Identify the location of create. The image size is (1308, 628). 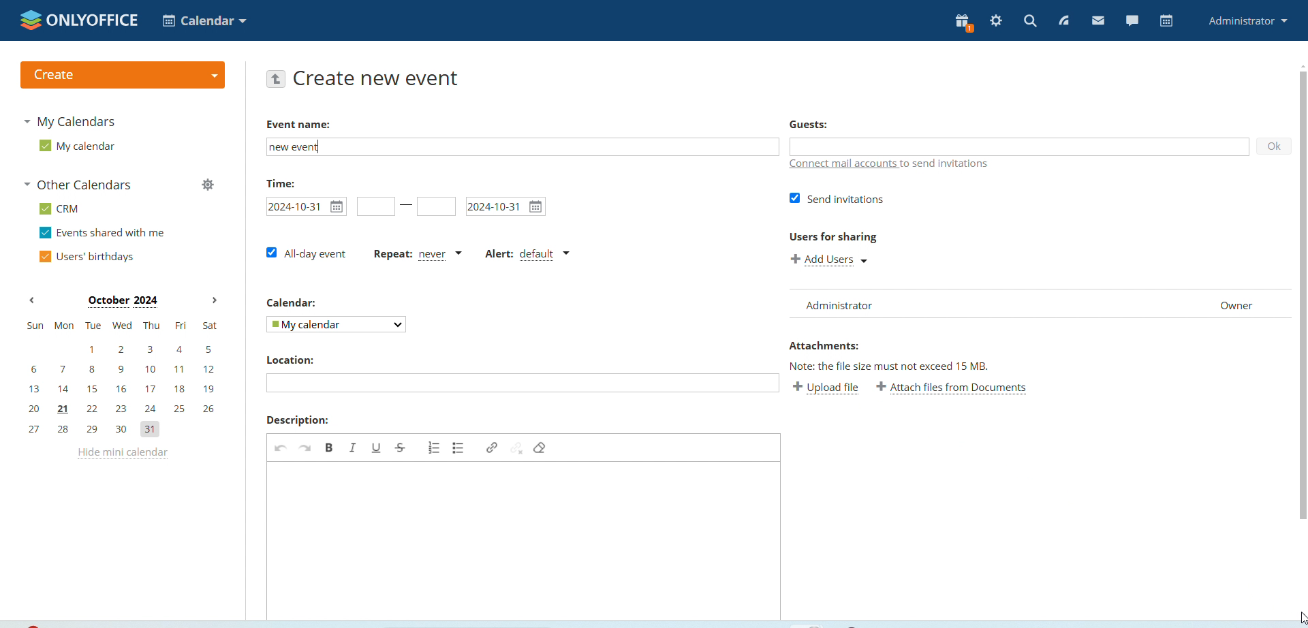
(123, 75).